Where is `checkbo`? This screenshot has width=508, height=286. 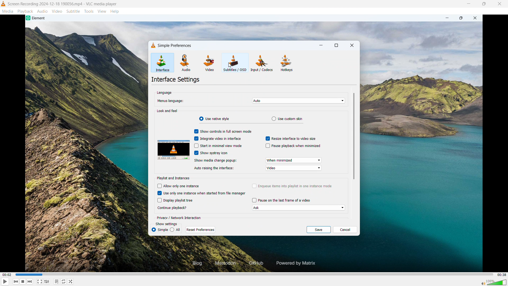
checkbo is located at coordinates (158, 200).